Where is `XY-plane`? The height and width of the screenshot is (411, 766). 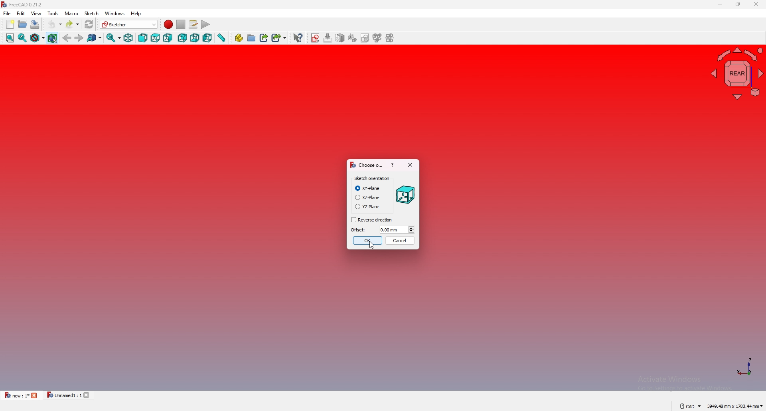 XY-plane is located at coordinates (368, 188).